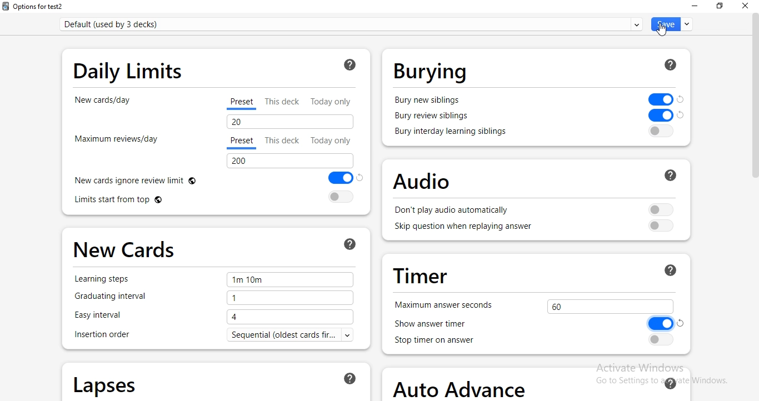 Image resolution: width=759 pixels, height=401 pixels. What do you see at coordinates (34, 7) in the screenshot?
I see `options for test2` at bounding box center [34, 7].